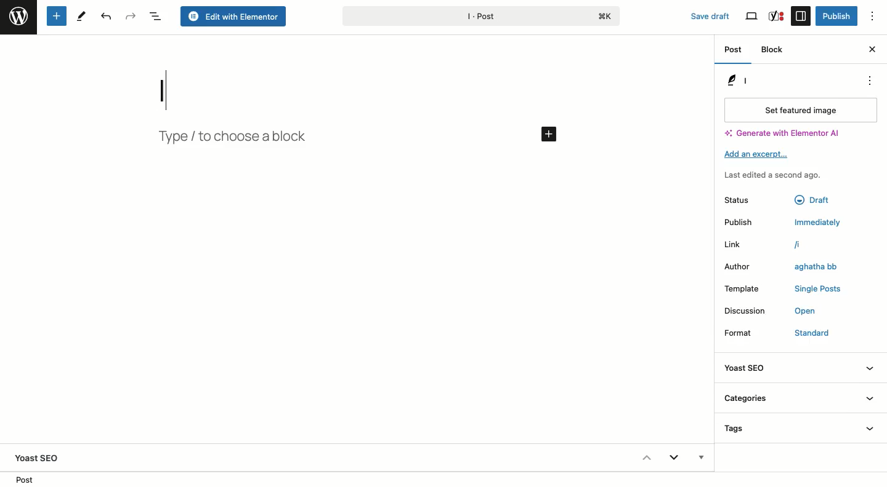  What do you see at coordinates (799, 109) in the screenshot?
I see `Set featured image` at bounding box center [799, 109].